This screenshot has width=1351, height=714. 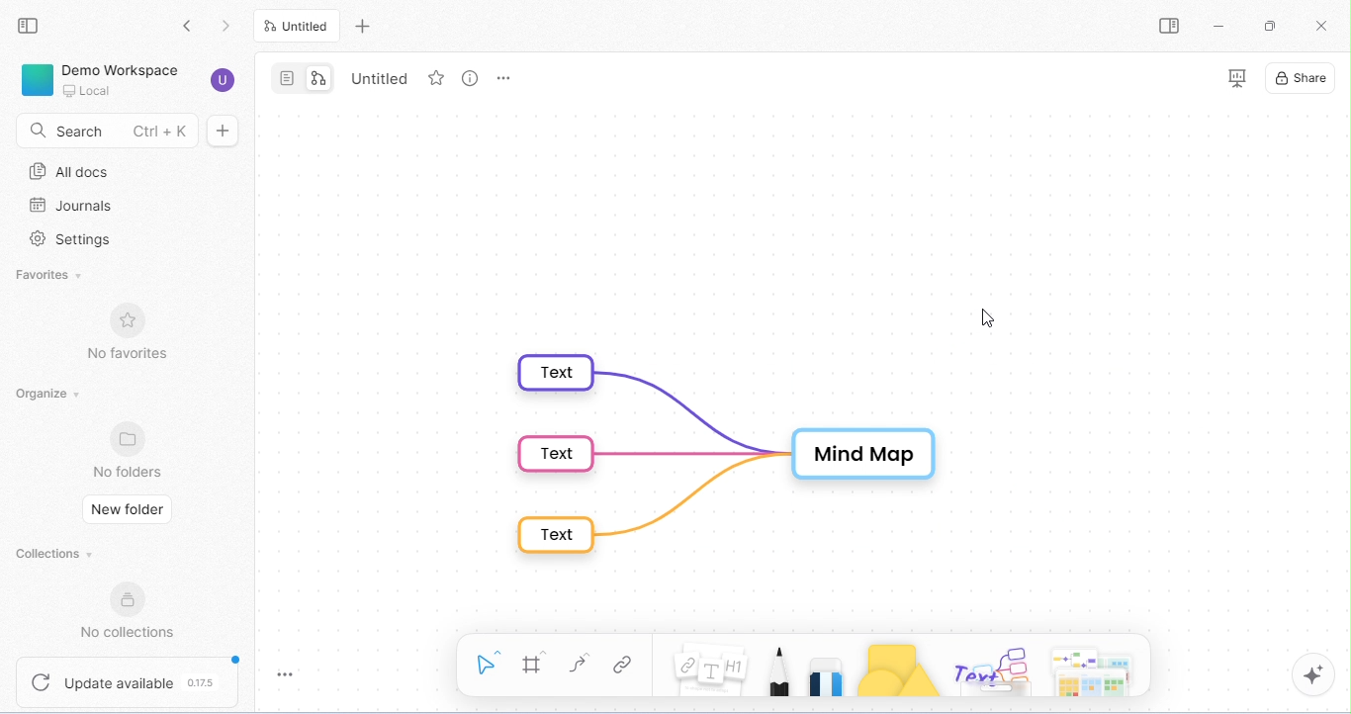 I want to click on shapes, so click(x=897, y=670).